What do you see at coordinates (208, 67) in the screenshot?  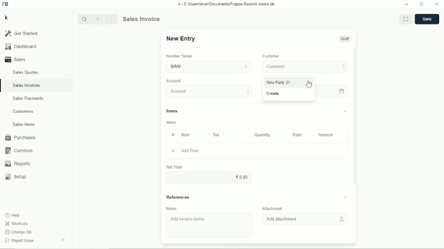 I see `SINV` at bounding box center [208, 67].